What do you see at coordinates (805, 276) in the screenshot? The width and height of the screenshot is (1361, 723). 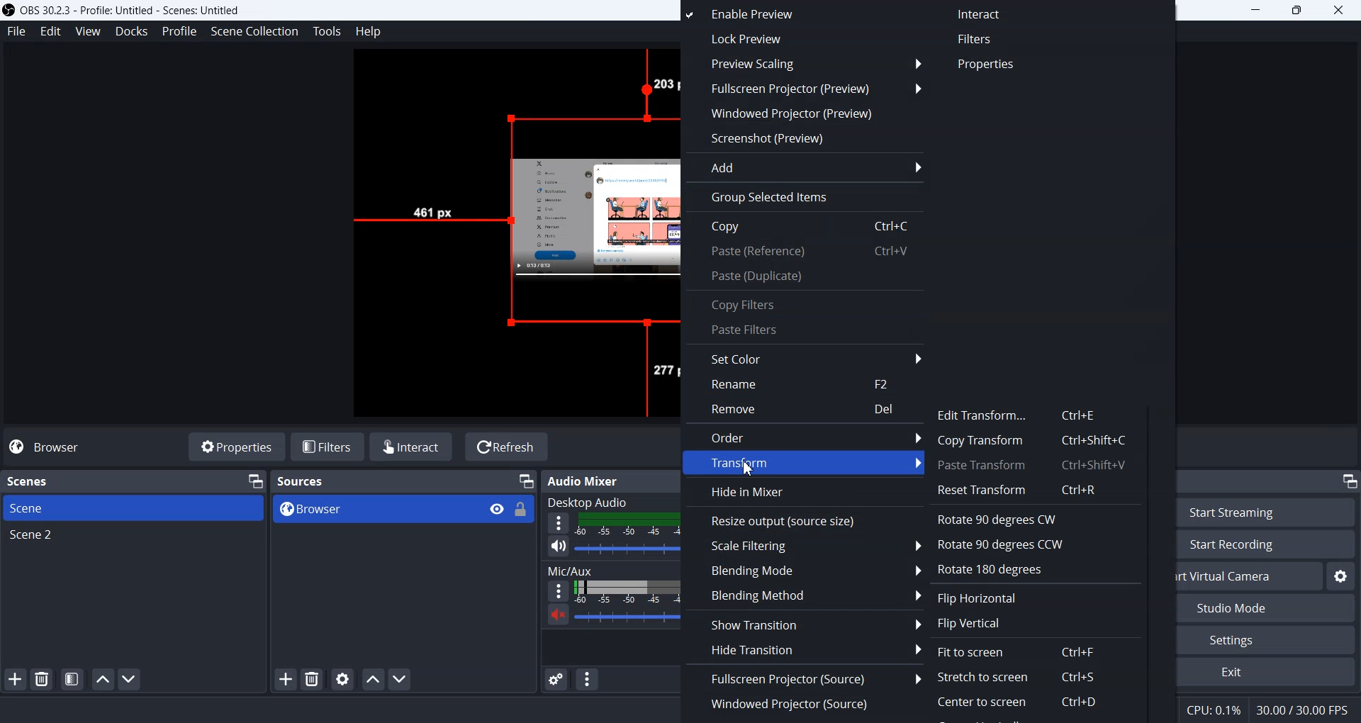 I see `Paste(Duplicate)` at bounding box center [805, 276].